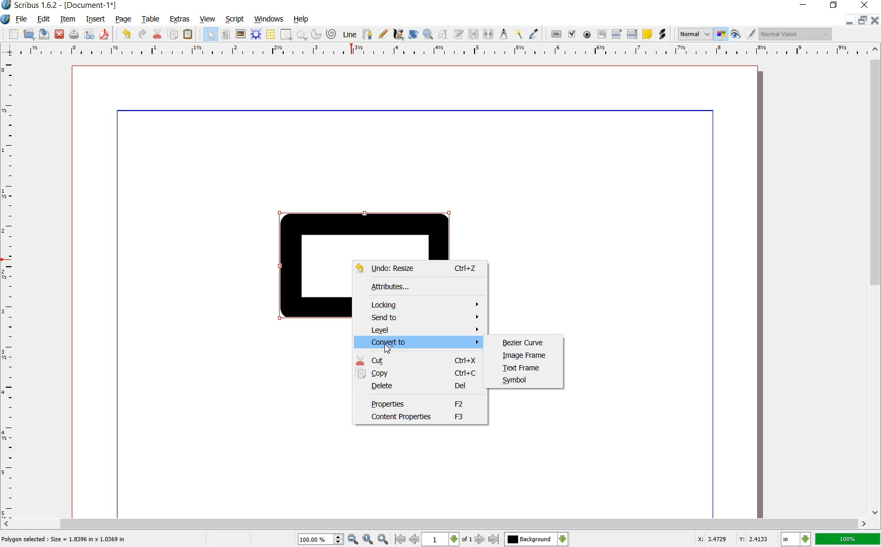 The height and width of the screenshot is (547, 881). I want to click on Polygon selected:Size=1.8396 in * 1.0369 in, so click(69, 540).